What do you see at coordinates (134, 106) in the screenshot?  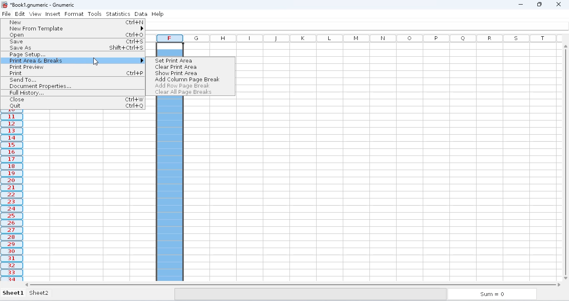 I see `shortcut for quit` at bounding box center [134, 106].